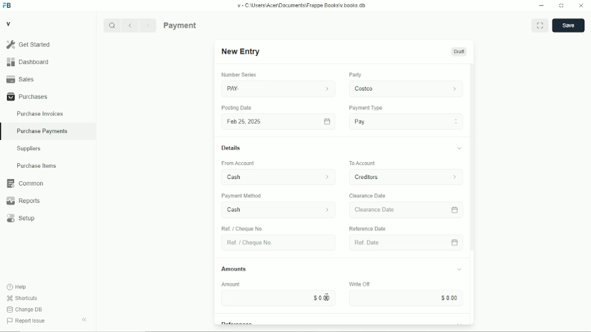  Describe the element at coordinates (369, 228) in the screenshot. I see `‘Reference Date` at that location.